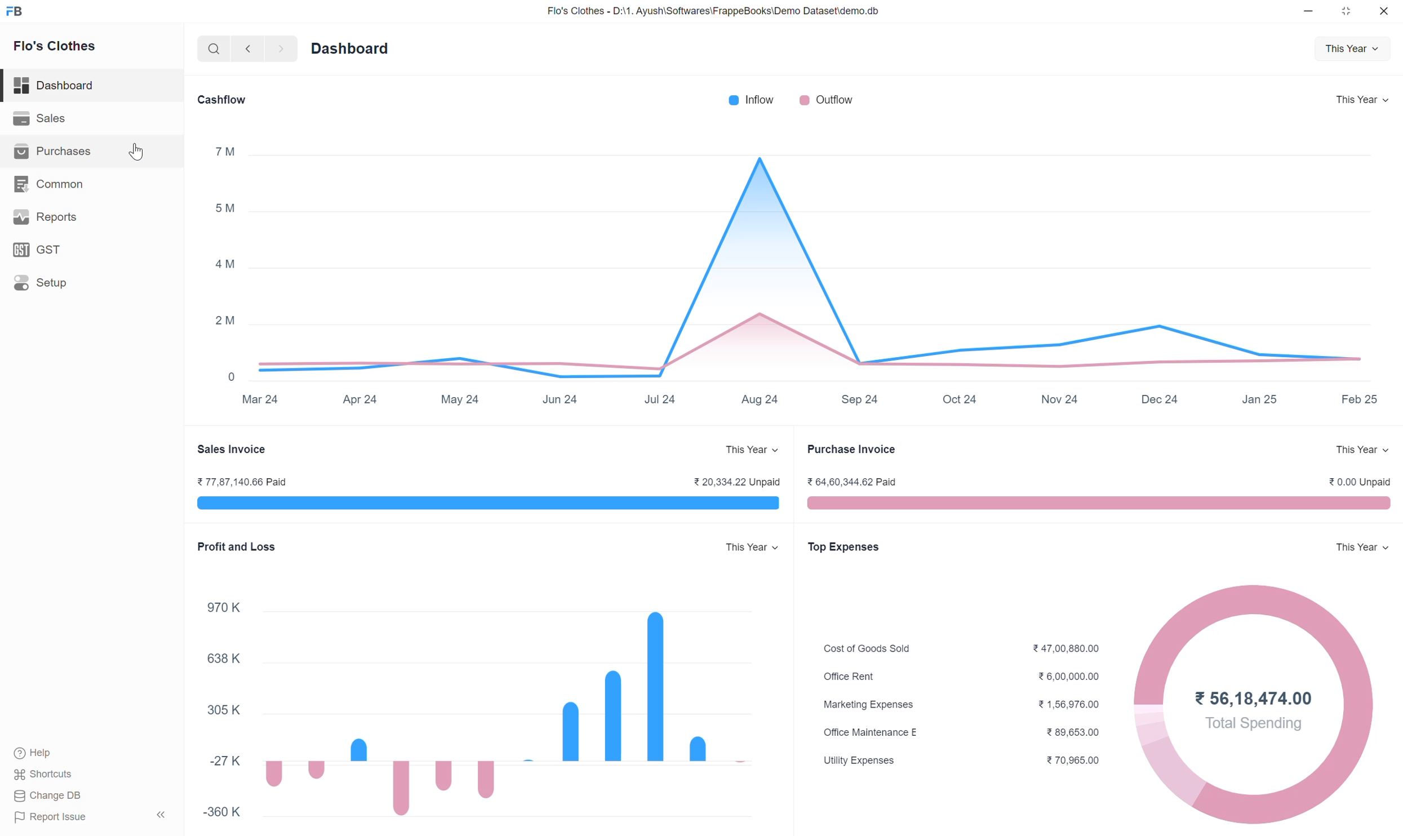 The image size is (1403, 836). I want to click on 20,334.22 Unpaid, so click(736, 482).